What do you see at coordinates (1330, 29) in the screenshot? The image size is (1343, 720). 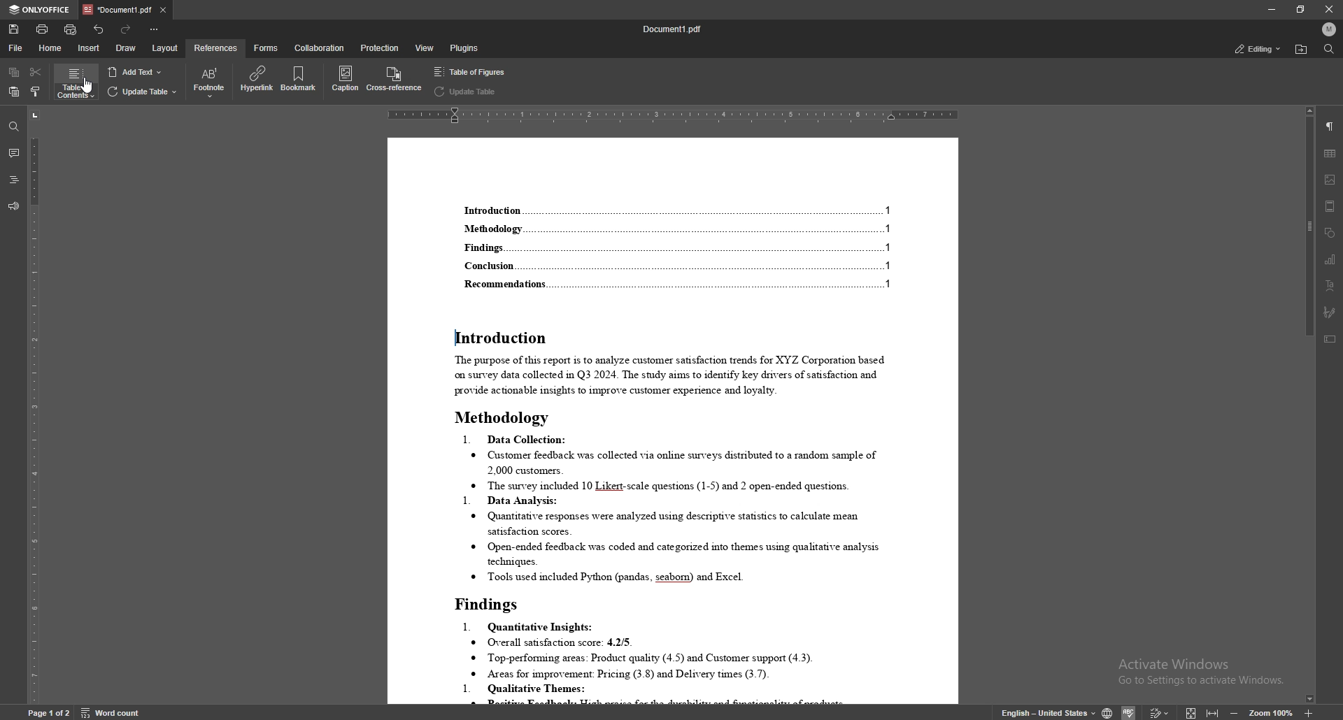 I see `profile` at bounding box center [1330, 29].